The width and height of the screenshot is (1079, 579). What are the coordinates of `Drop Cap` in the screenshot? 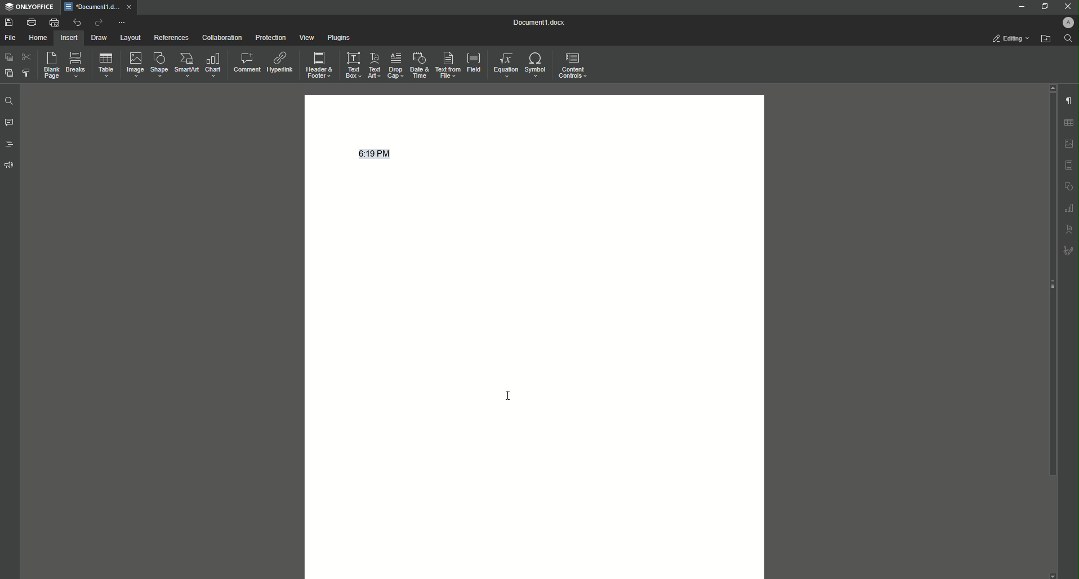 It's located at (395, 64).